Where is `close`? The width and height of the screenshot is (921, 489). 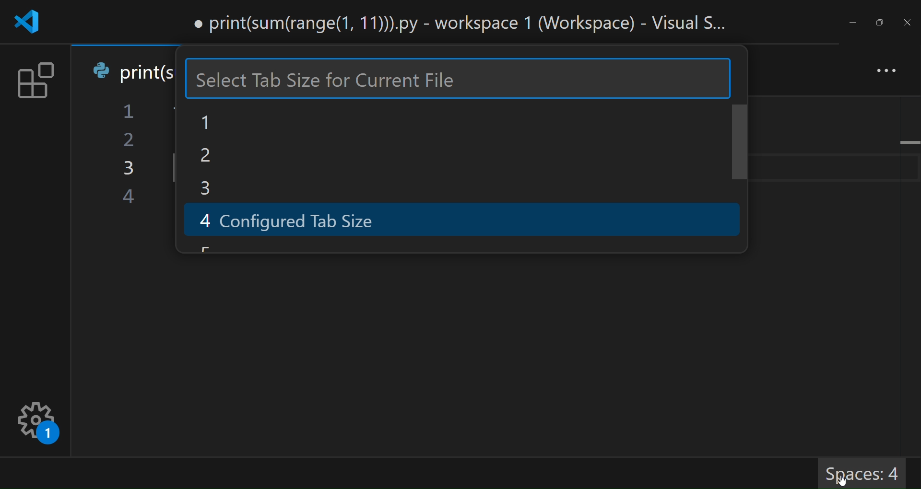 close is located at coordinates (907, 22).